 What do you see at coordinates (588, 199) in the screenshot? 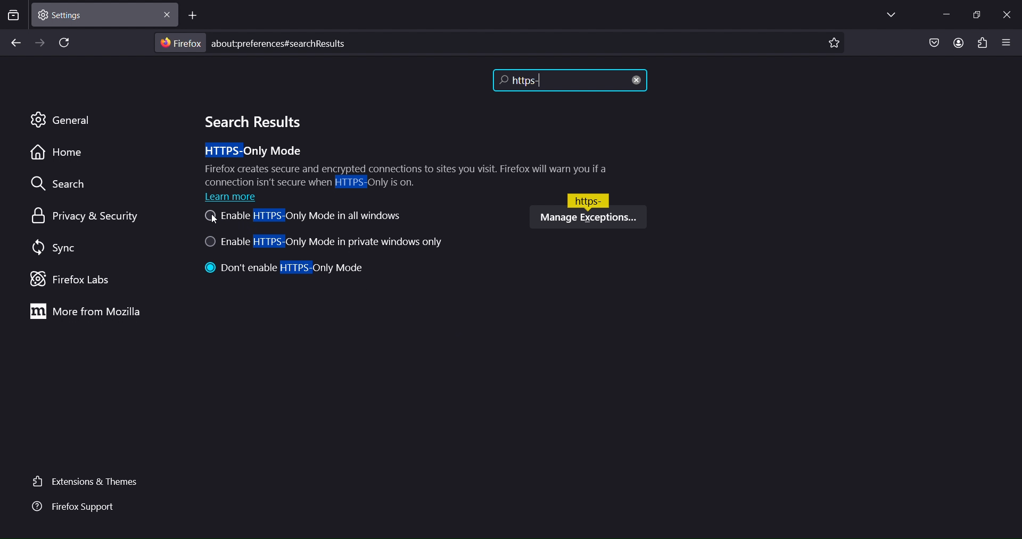
I see `https-` at bounding box center [588, 199].